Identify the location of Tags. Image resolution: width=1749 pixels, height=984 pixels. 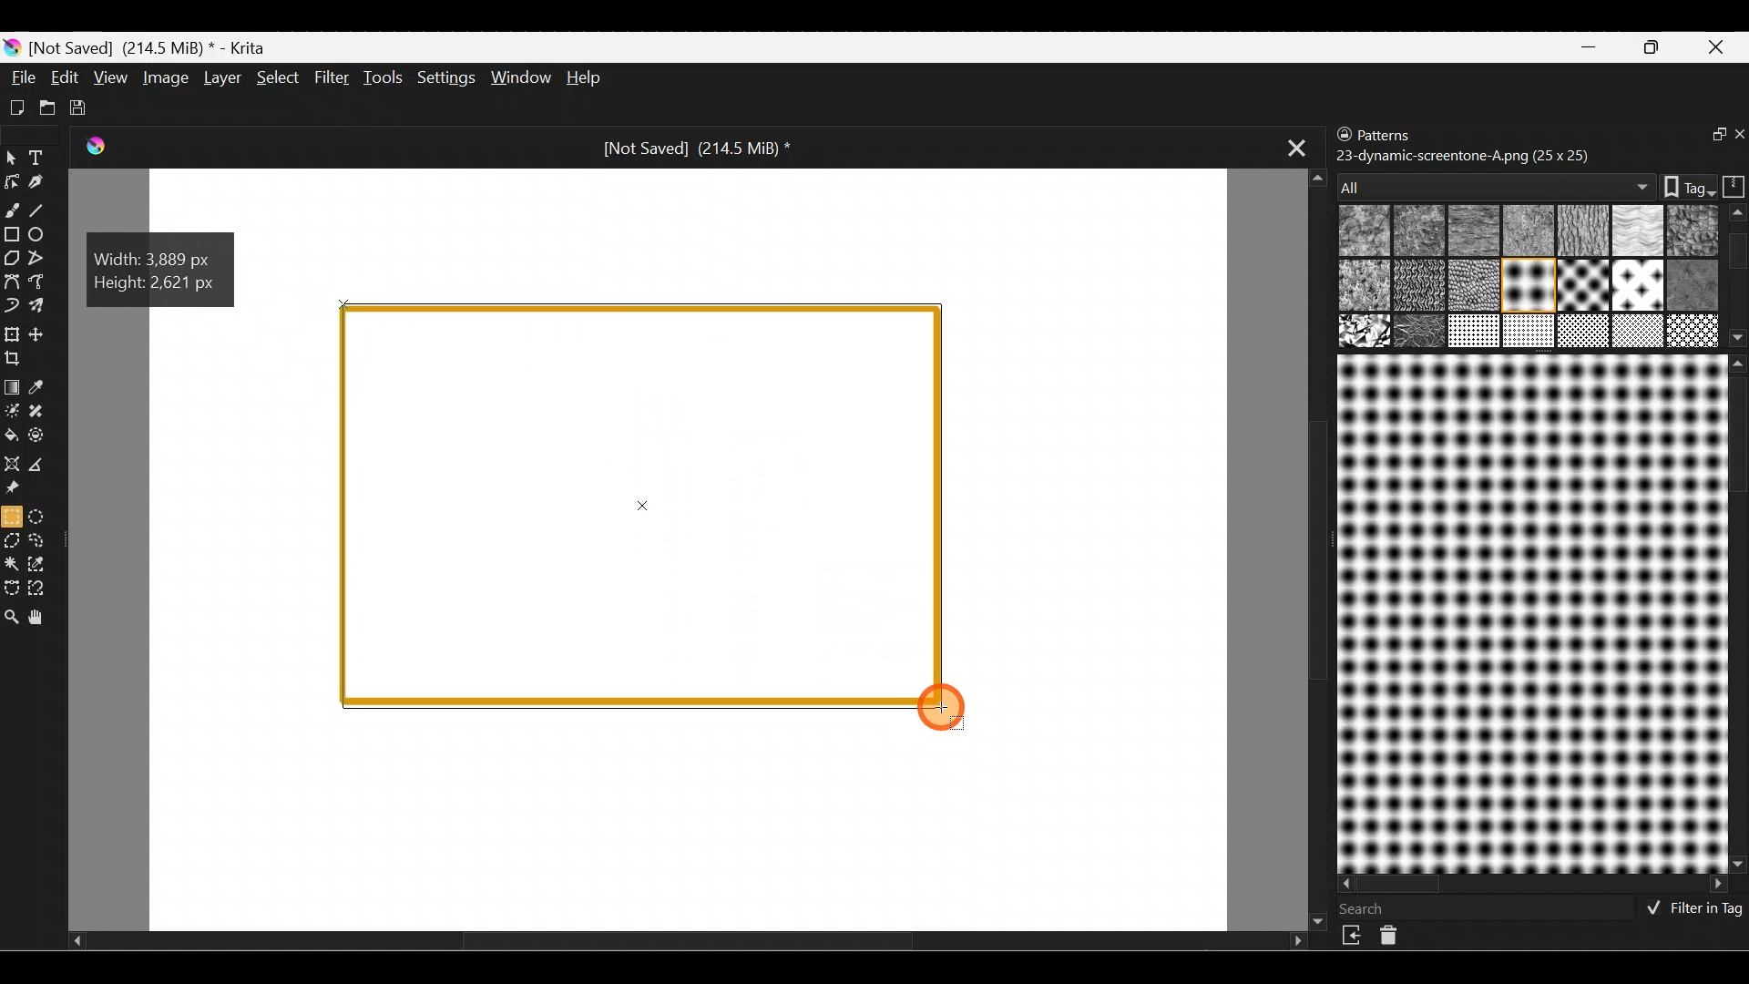
(1680, 185).